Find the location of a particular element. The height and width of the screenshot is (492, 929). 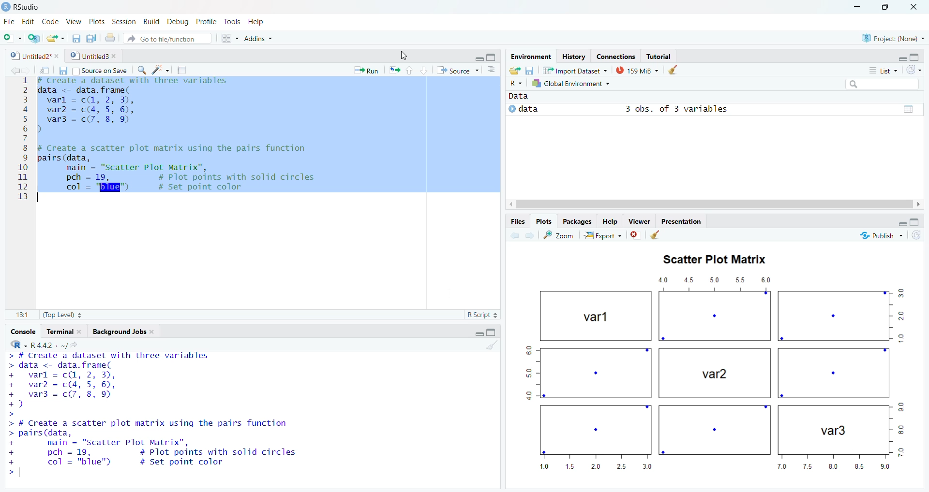

© | Untitled2* * is located at coordinates (31, 55).